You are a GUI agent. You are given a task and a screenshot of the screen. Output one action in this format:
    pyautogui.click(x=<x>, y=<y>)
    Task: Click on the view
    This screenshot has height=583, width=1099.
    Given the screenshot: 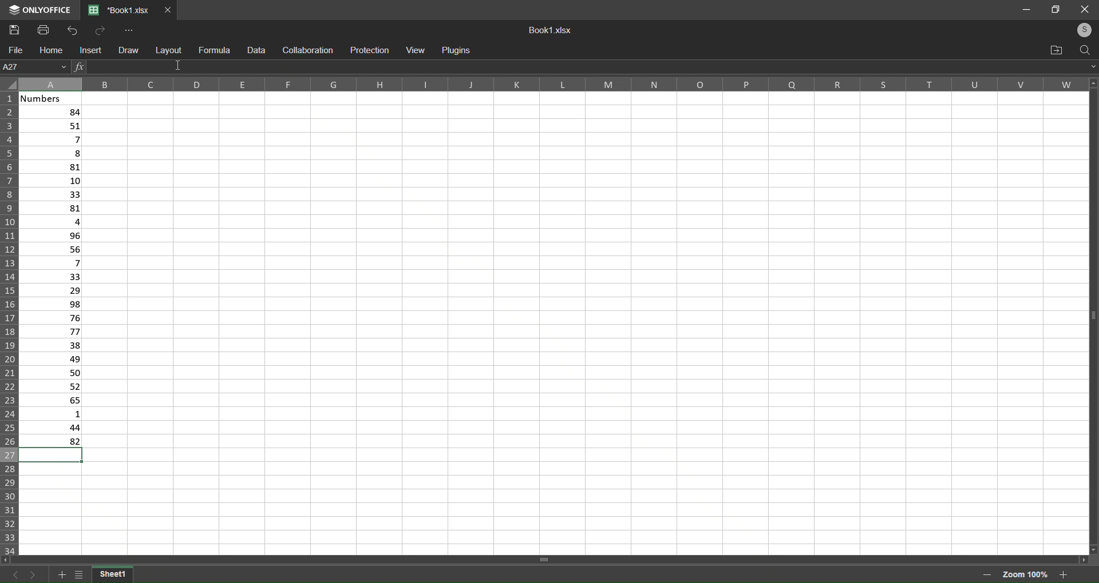 What is the action you would take?
    pyautogui.click(x=414, y=51)
    